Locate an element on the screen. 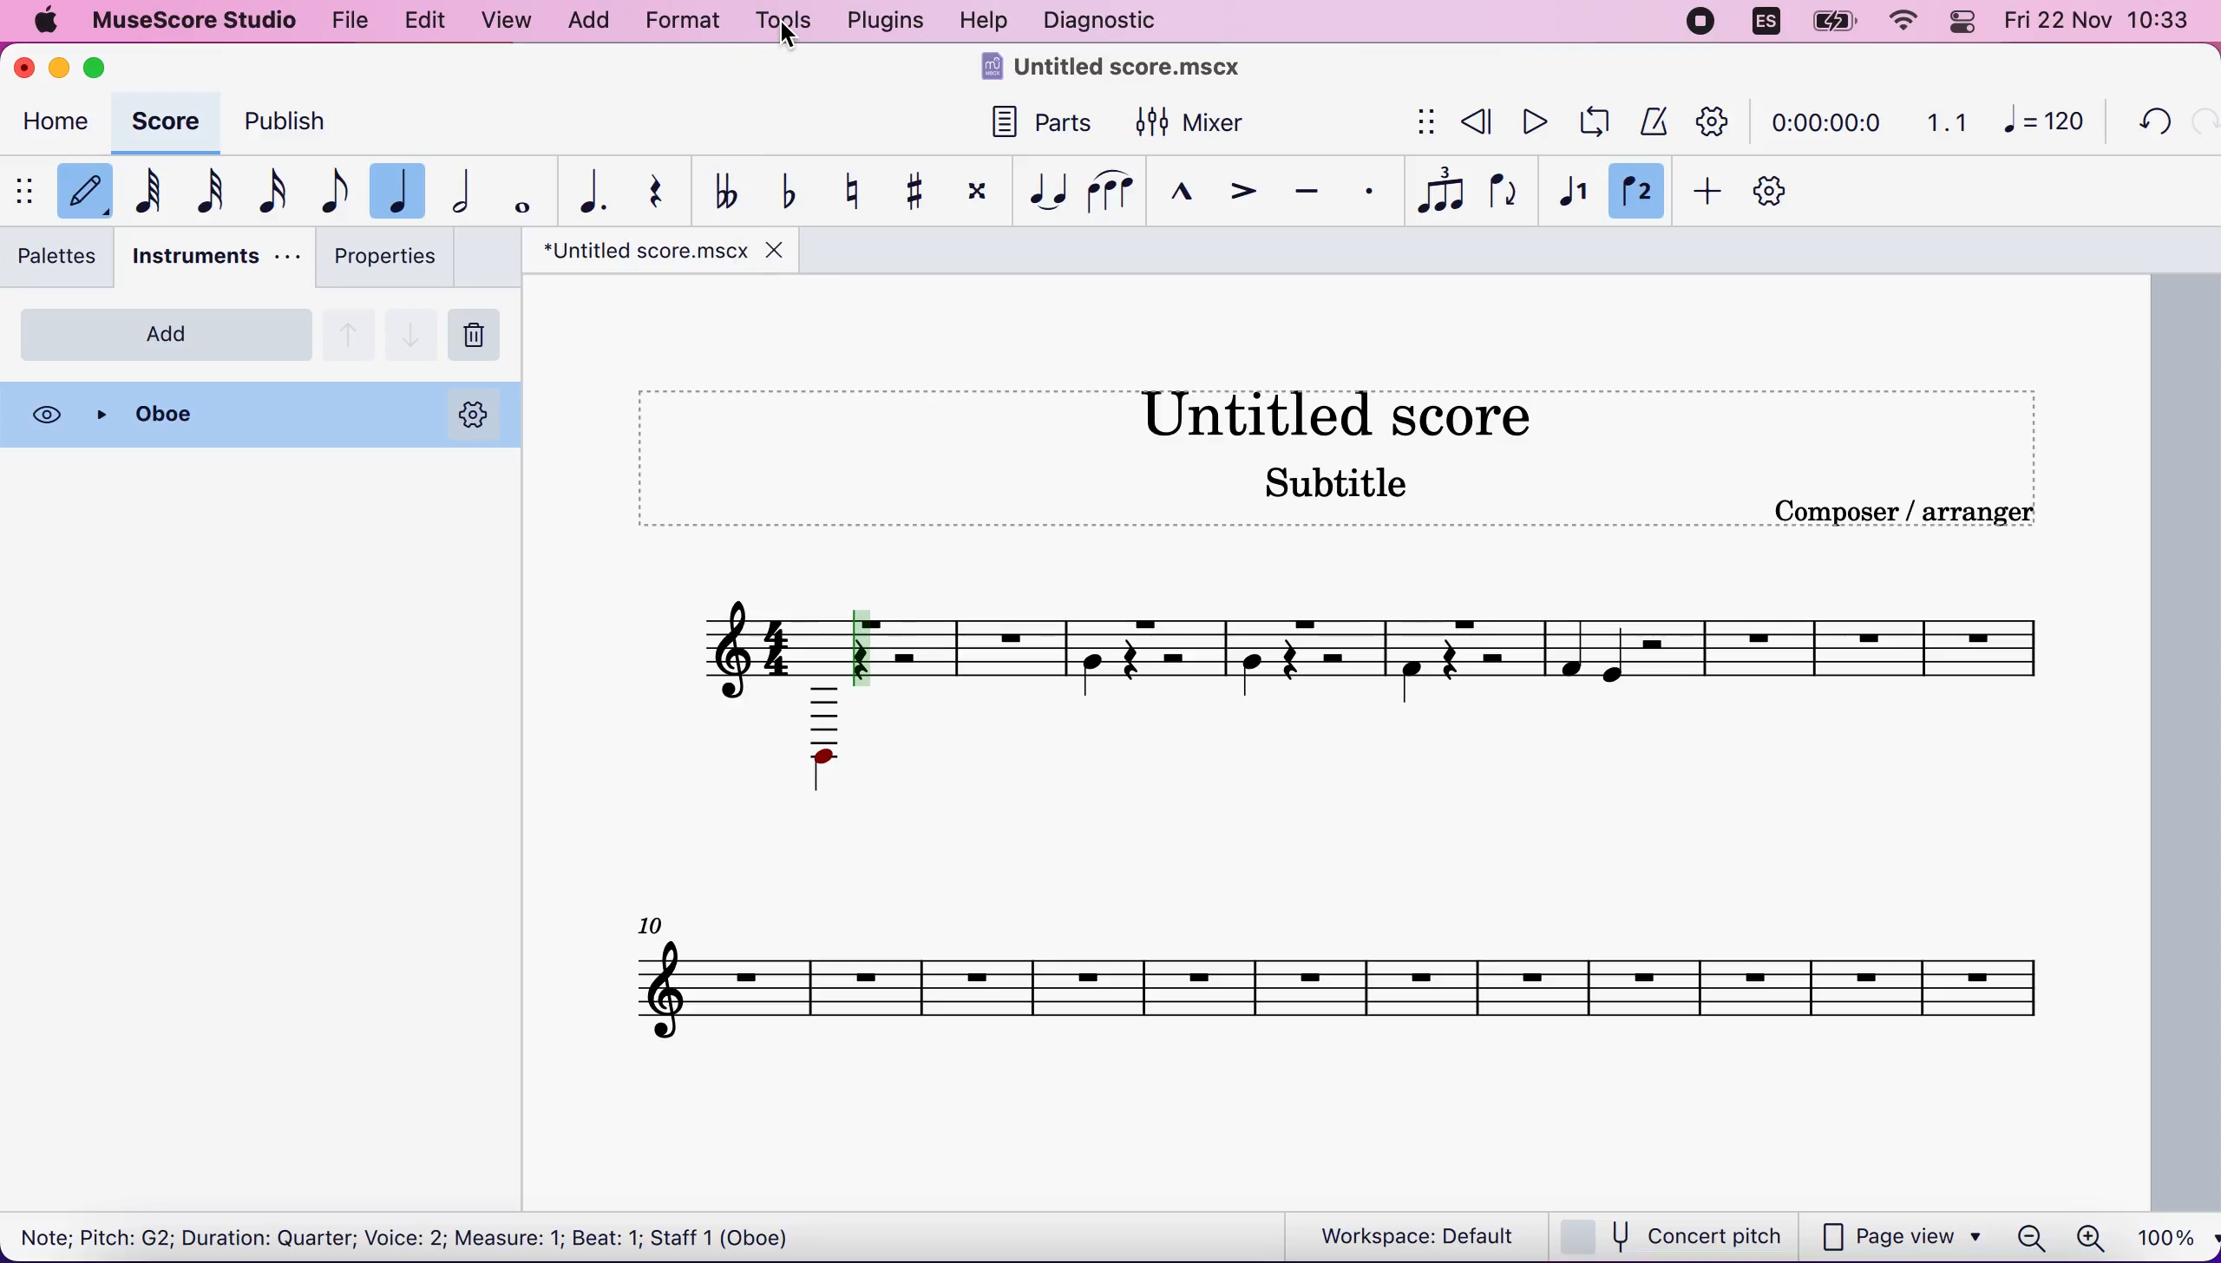 Image resolution: width=2221 pixels, height=1263 pixels. rest is located at coordinates (668, 195).